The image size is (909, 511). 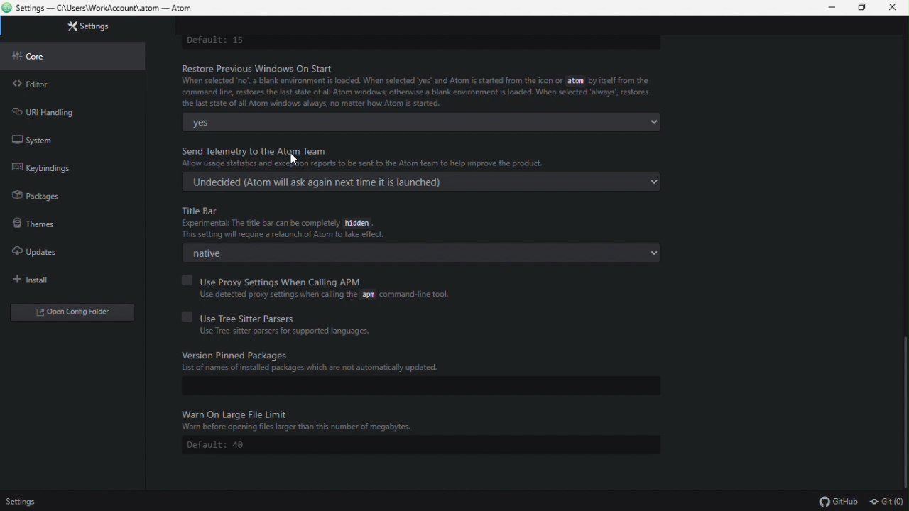 I want to click on Default: 40, so click(x=217, y=445).